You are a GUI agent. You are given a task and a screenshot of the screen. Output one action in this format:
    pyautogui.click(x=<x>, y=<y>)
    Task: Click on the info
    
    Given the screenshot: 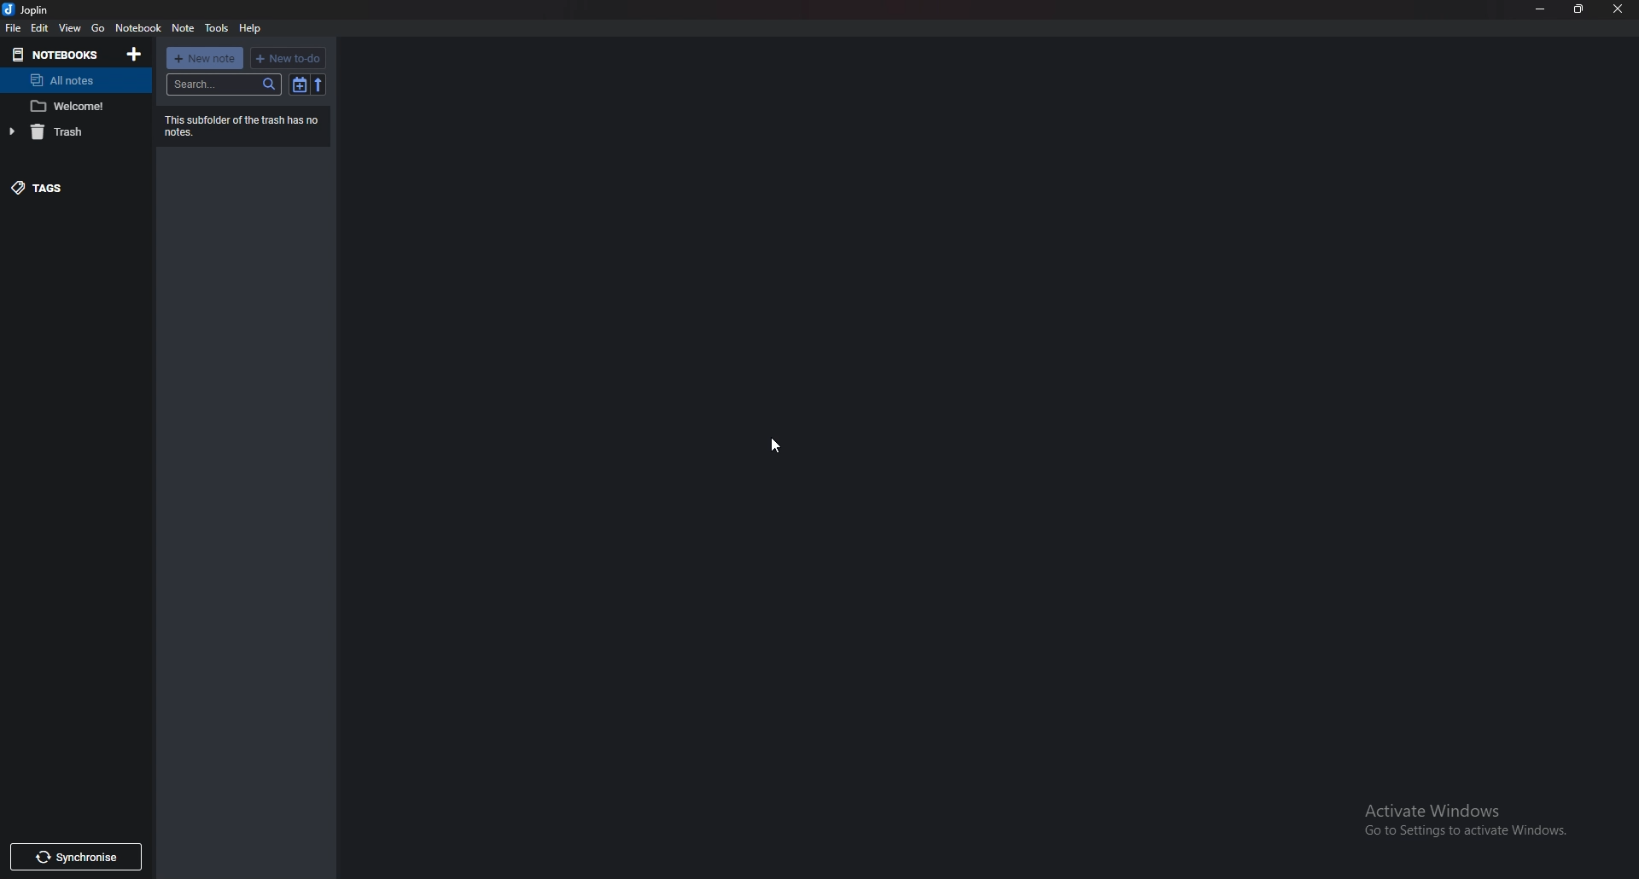 What is the action you would take?
    pyautogui.click(x=244, y=125)
    